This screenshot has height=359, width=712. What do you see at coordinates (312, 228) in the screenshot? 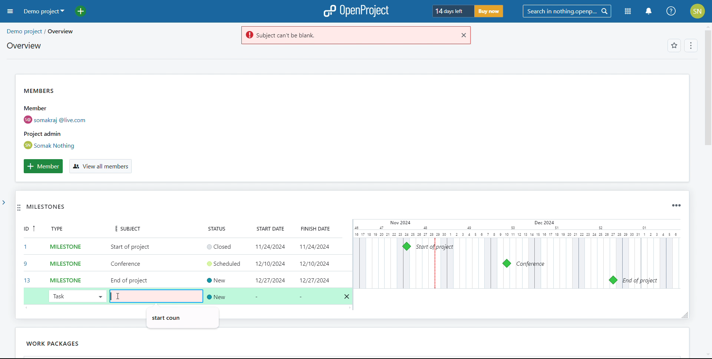
I see `finish date` at bounding box center [312, 228].